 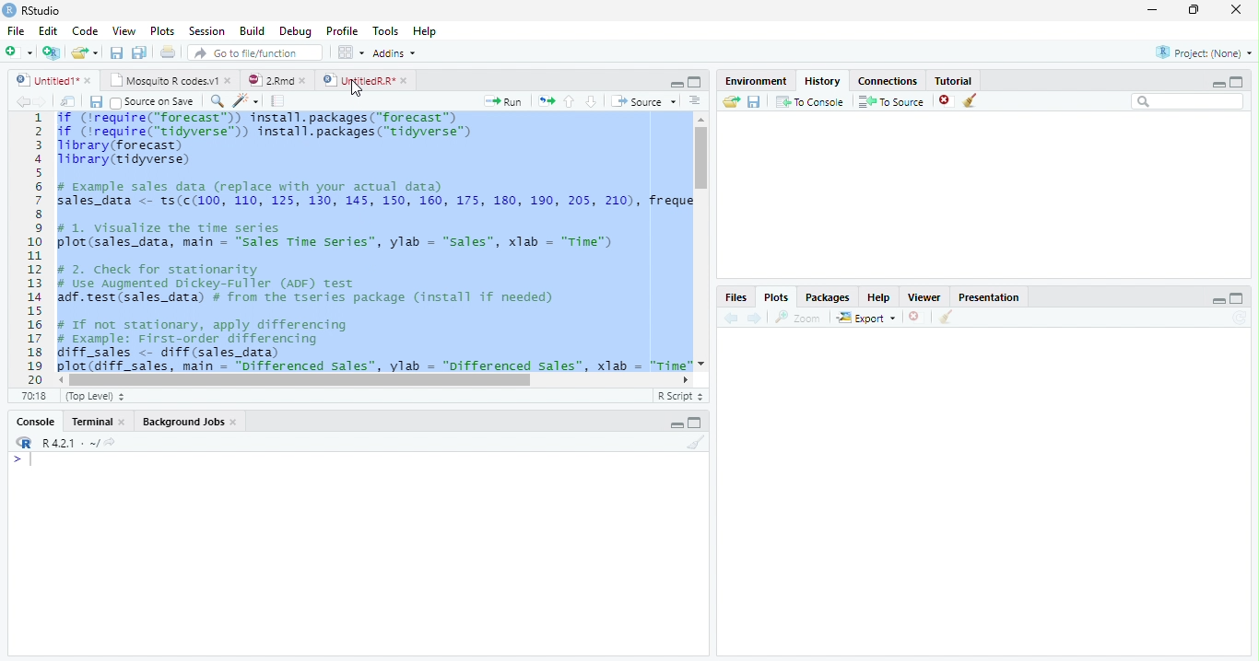 I want to click on Re-run, so click(x=545, y=101).